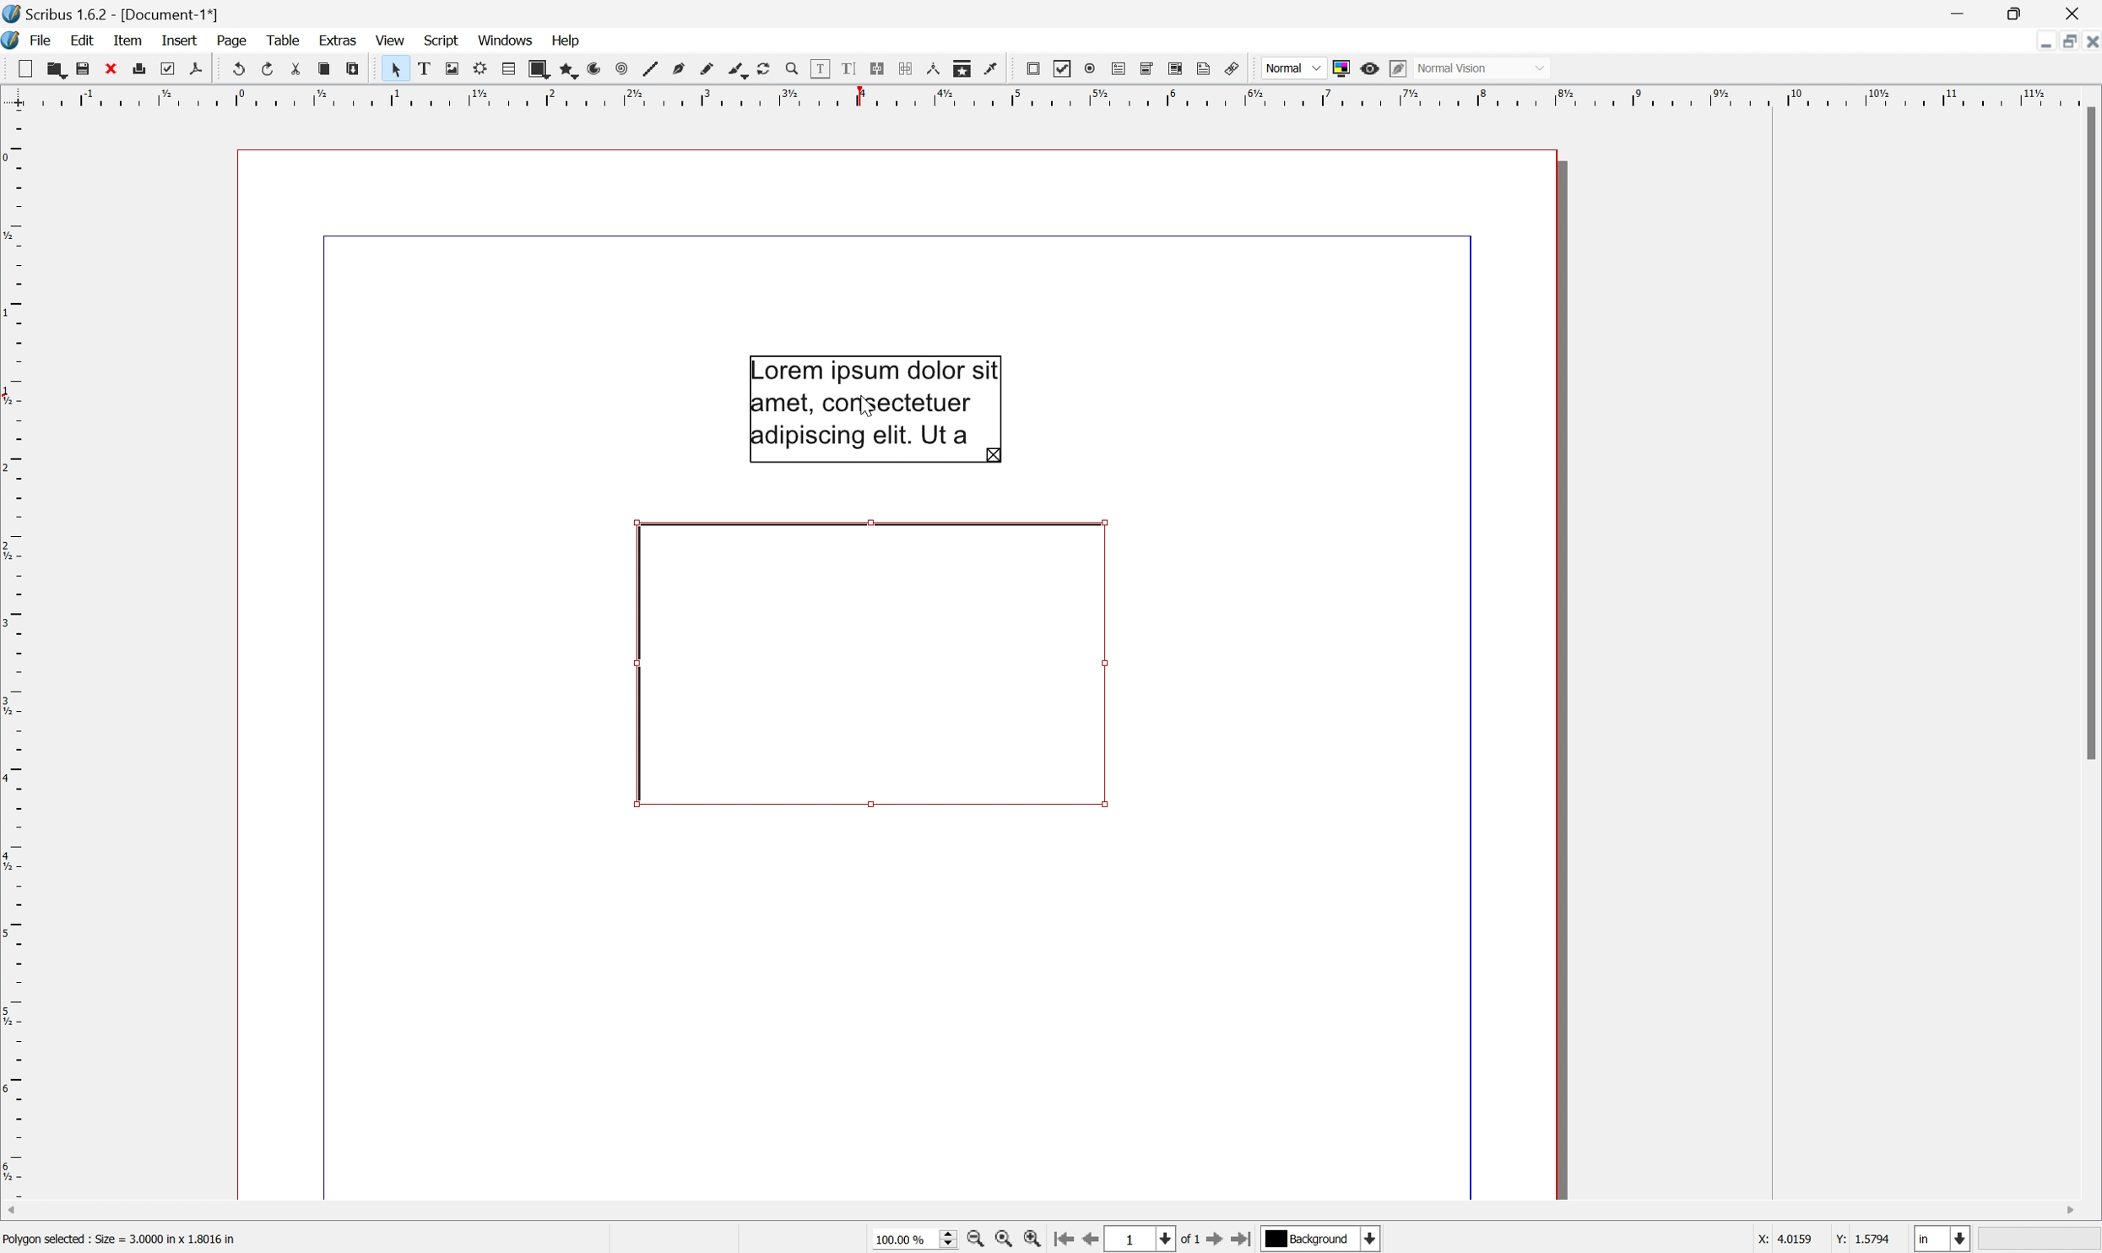 Image resolution: width=2102 pixels, height=1253 pixels. What do you see at coordinates (1215, 1239) in the screenshot?
I see `Go to the next page` at bounding box center [1215, 1239].